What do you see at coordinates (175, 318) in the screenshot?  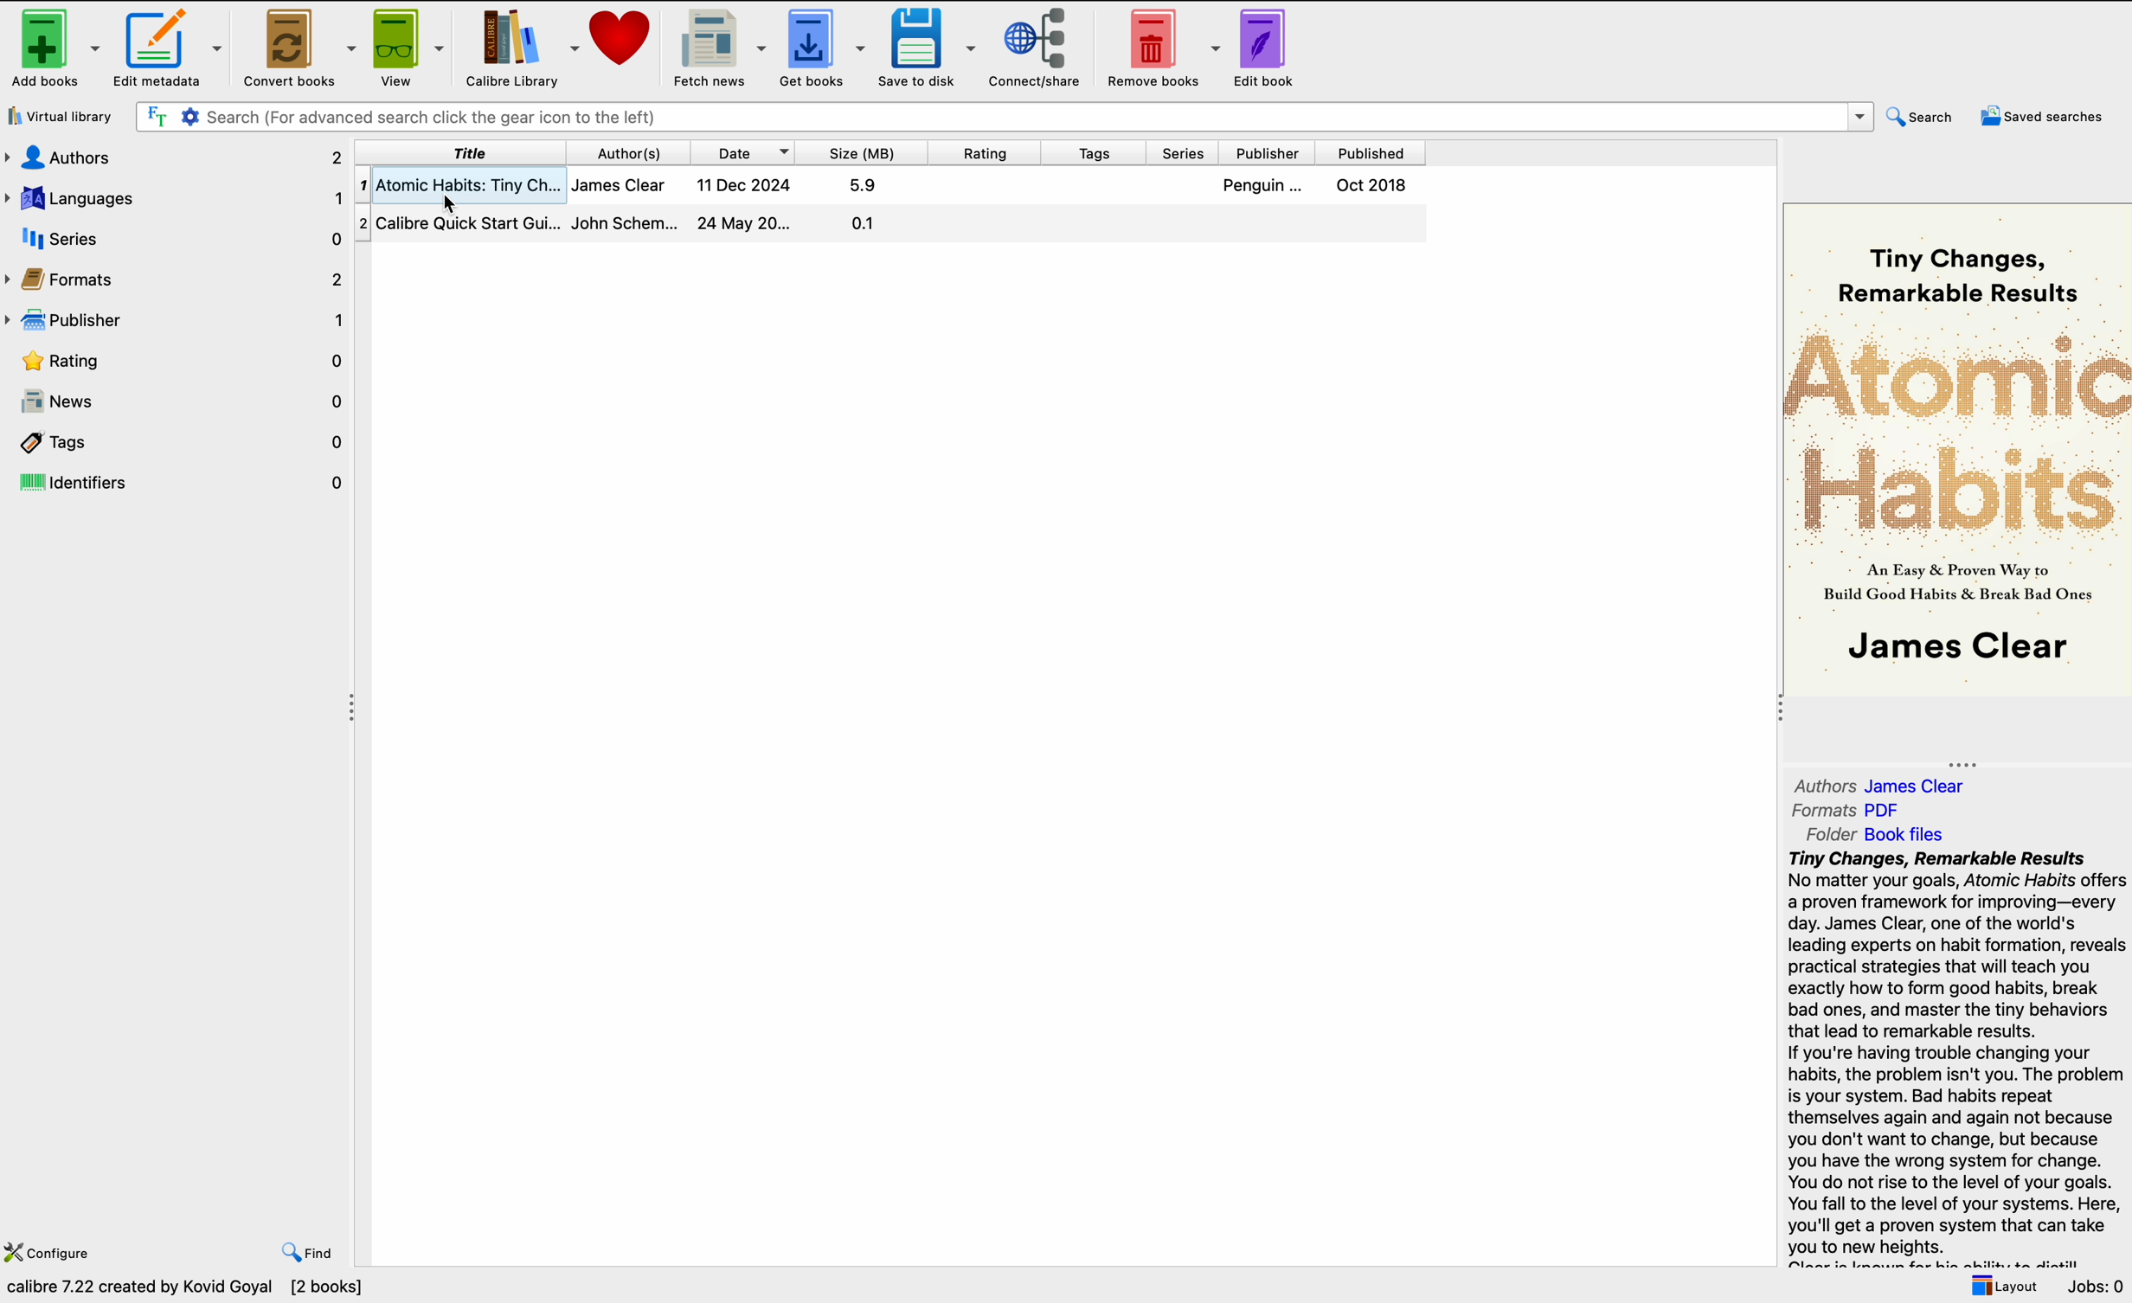 I see `publisher` at bounding box center [175, 318].